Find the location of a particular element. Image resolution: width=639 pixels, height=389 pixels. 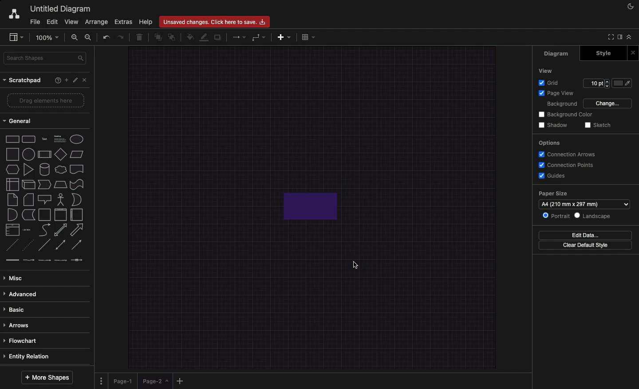

Sketch is located at coordinates (598, 125).